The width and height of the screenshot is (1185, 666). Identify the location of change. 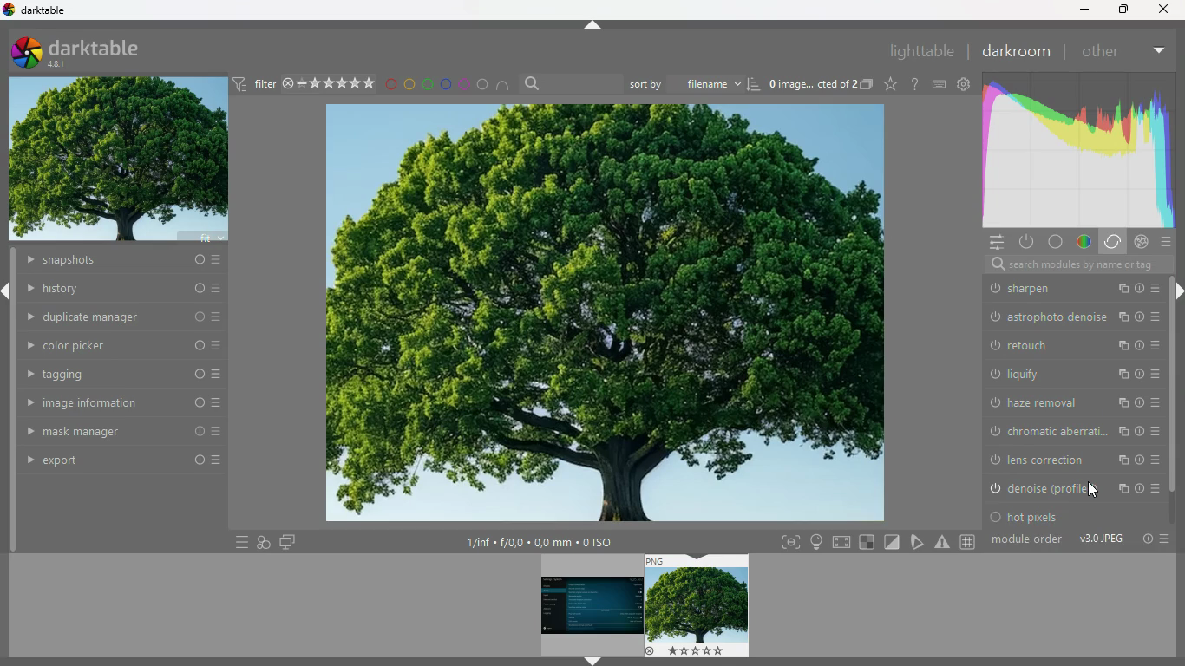
(1157, 285).